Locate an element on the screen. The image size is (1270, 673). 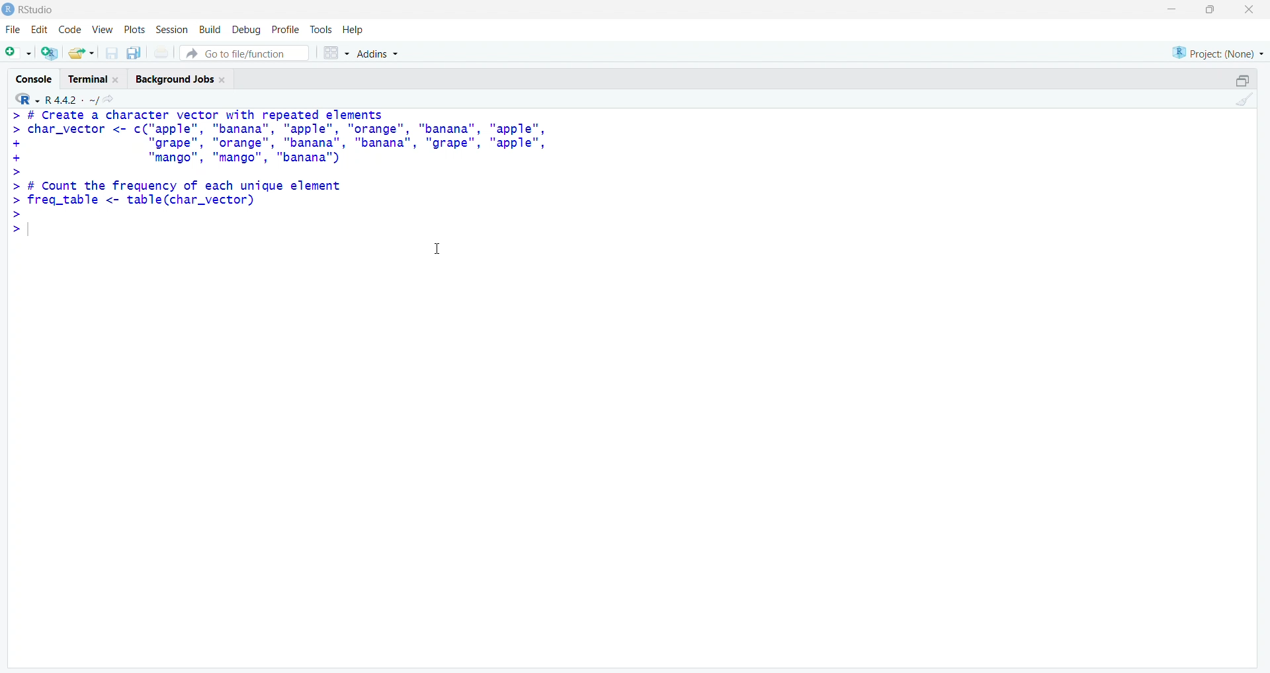
View the current working directory is located at coordinates (112, 99).